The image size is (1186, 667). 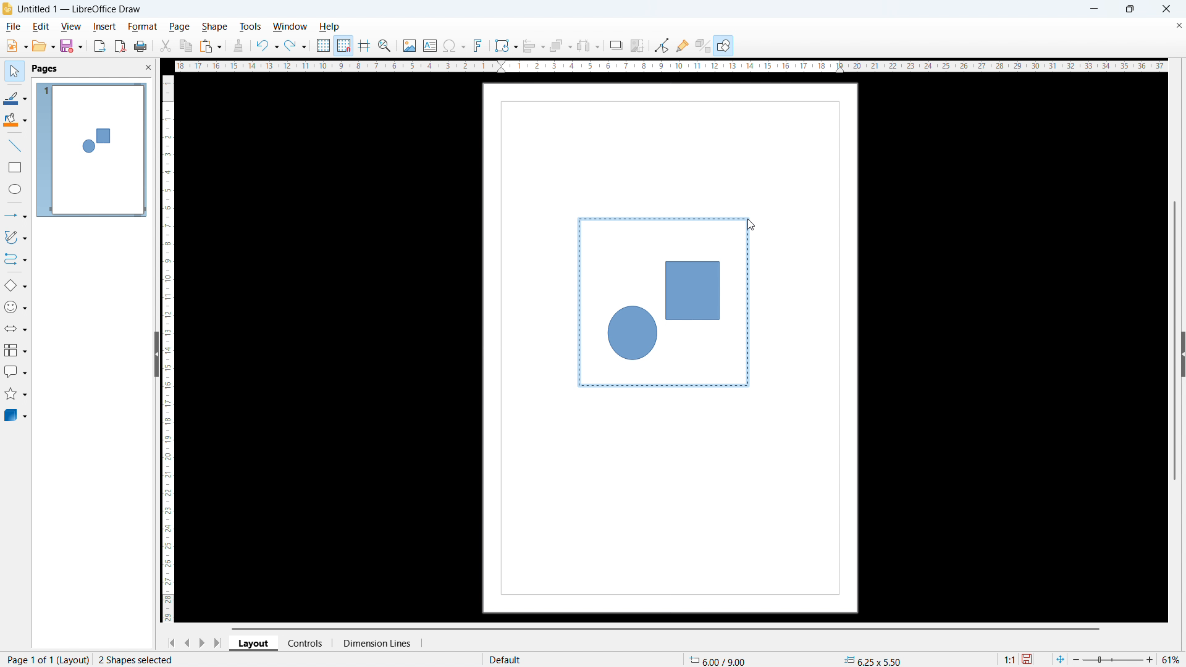 I want to click on insert symbols, so click(x=454, y=46).